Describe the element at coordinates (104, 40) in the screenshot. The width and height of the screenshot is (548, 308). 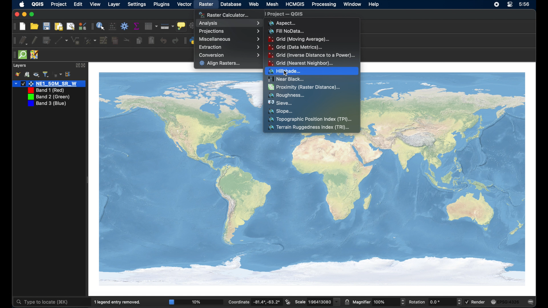
I see `modify attributes` at that location.